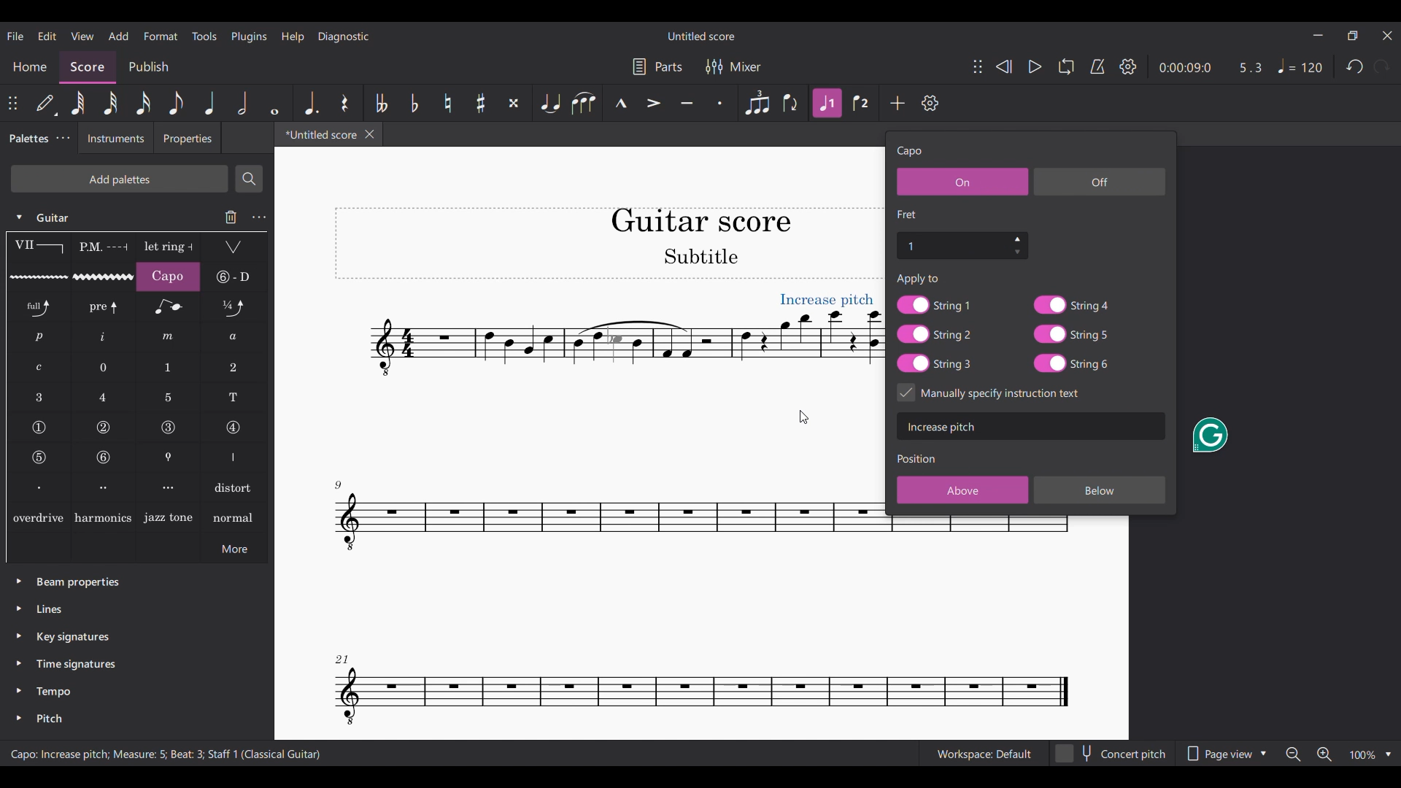  I want to click on Right hand fingering, second finger, so click(104, 487).